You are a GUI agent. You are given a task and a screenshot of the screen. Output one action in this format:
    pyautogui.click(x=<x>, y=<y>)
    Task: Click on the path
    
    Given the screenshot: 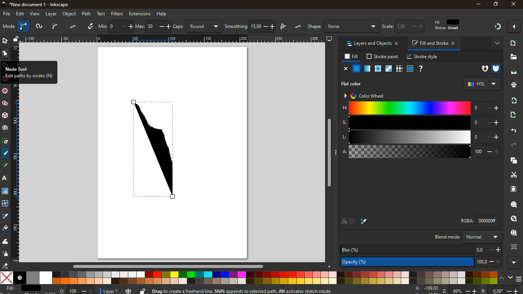 What is the action you would take?
    pyautogui.click(x=87, y=13)
    